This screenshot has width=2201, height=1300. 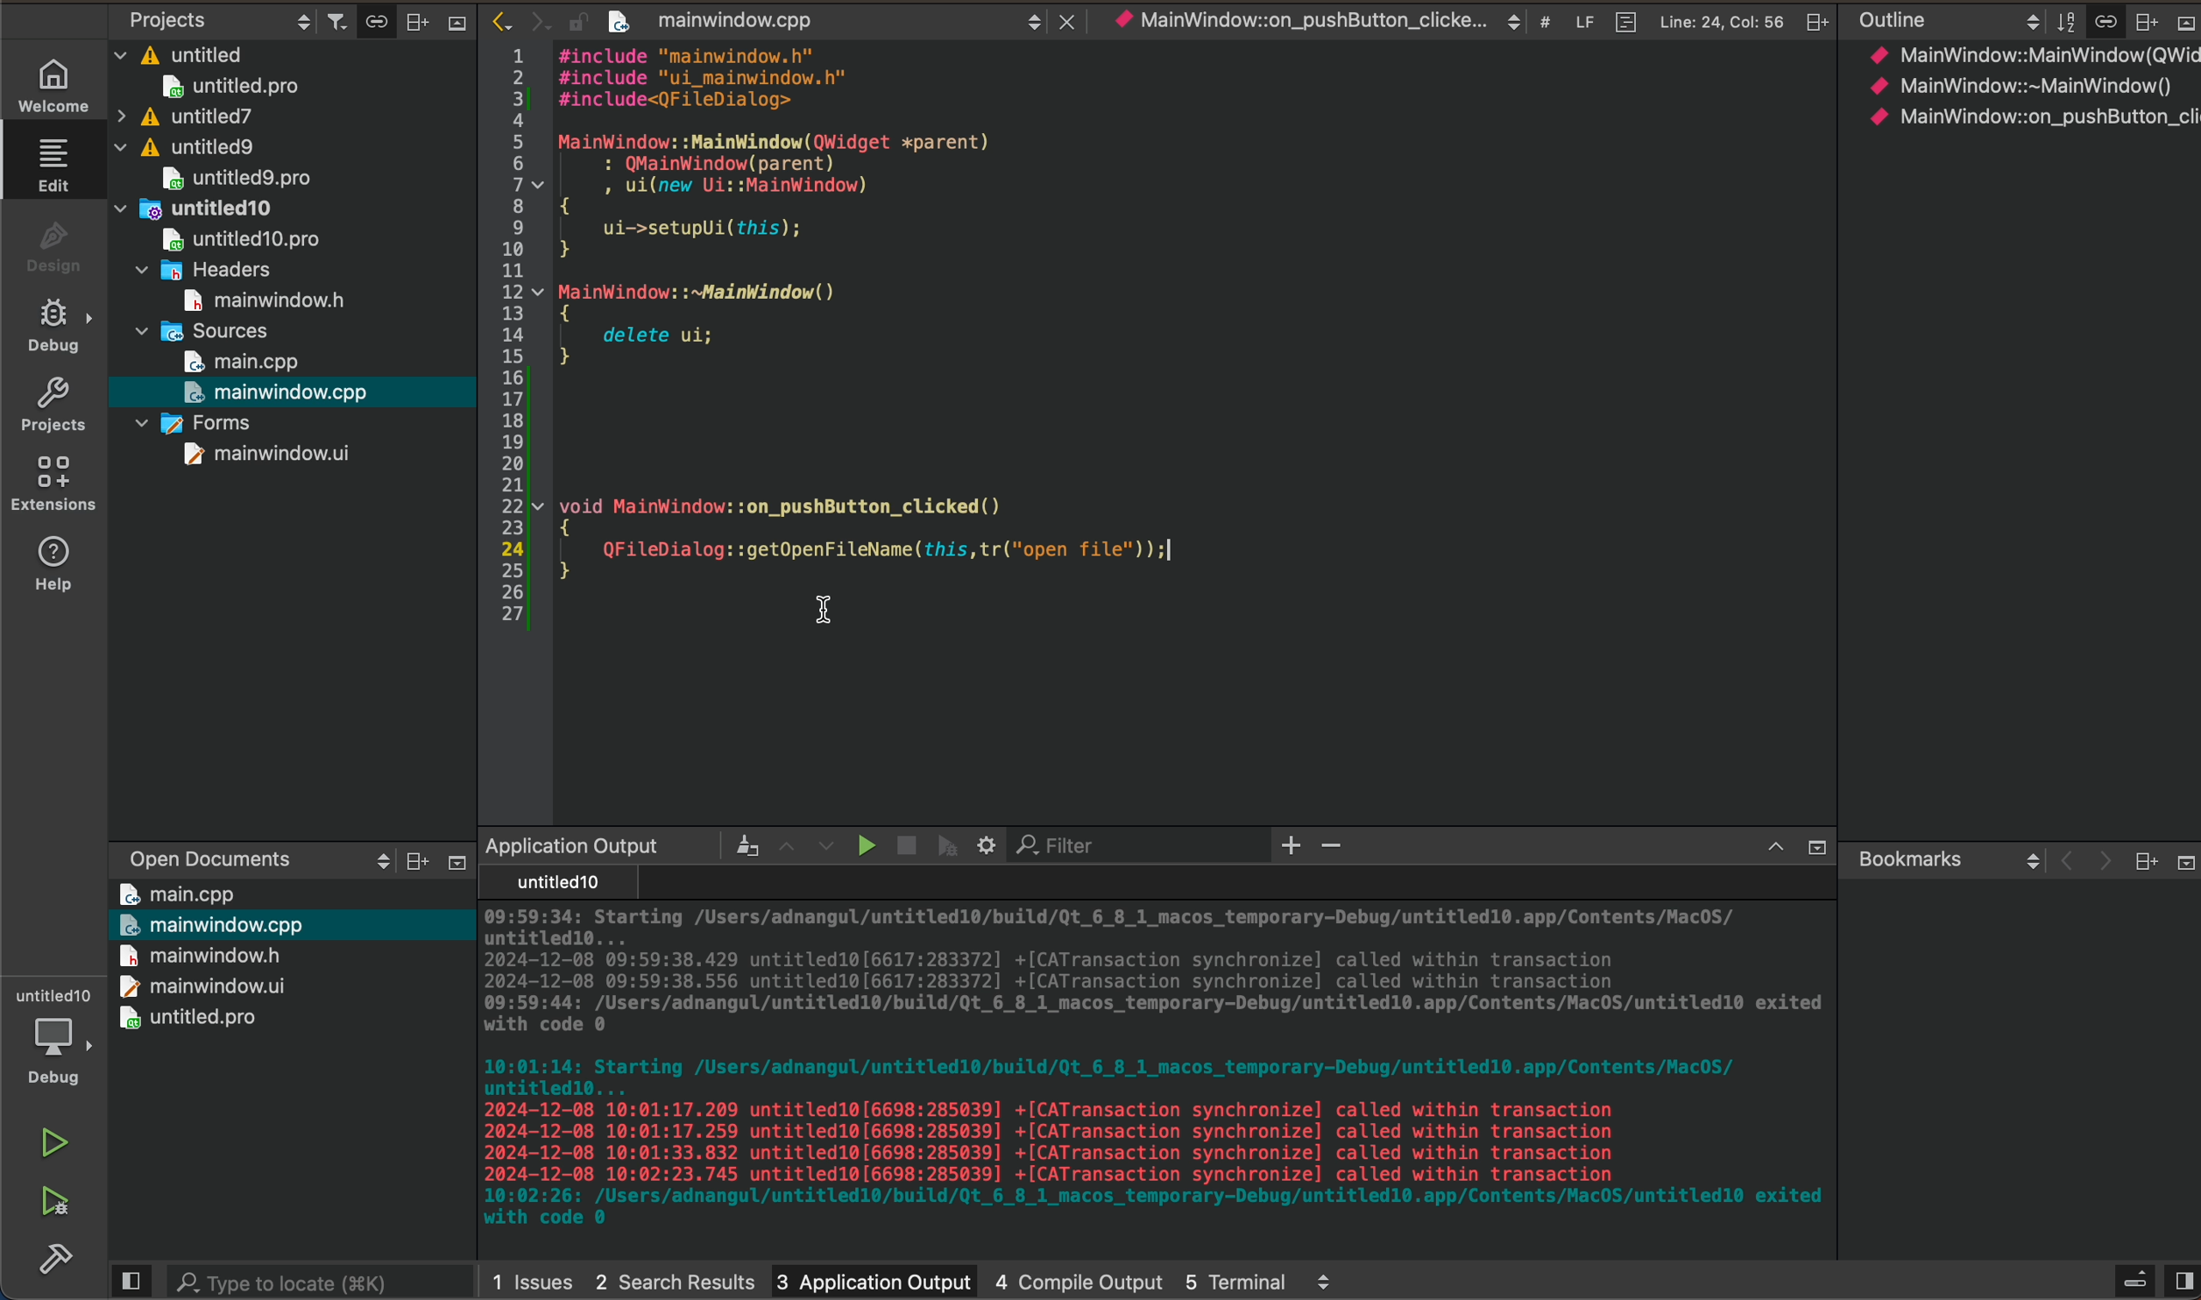 I want to click on LF, so click(x=1579, y=18).